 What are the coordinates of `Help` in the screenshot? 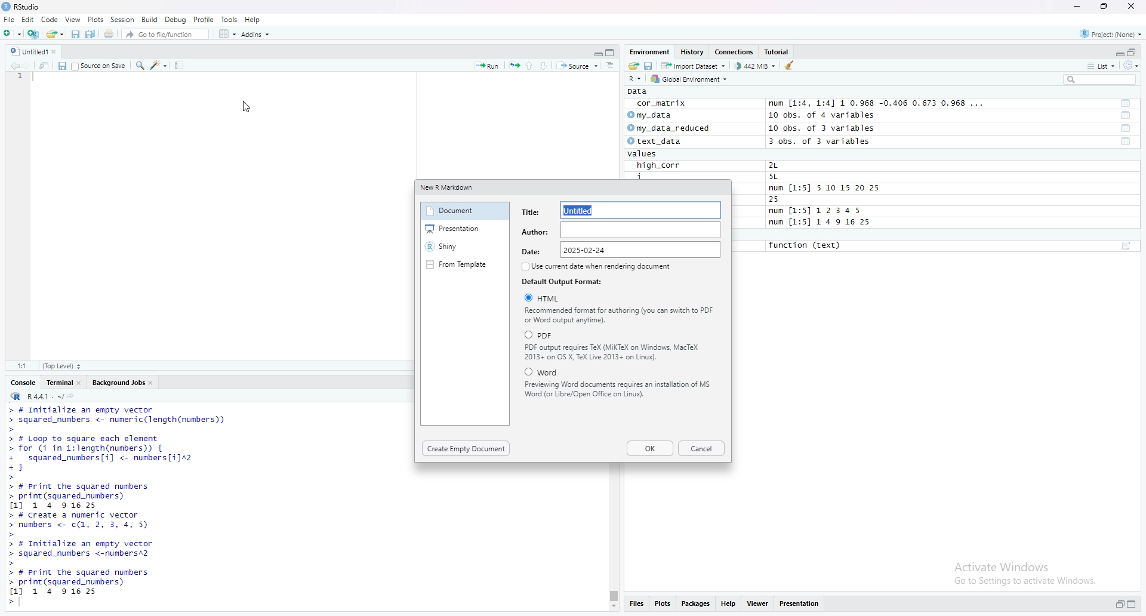 It's located at (252, 19).